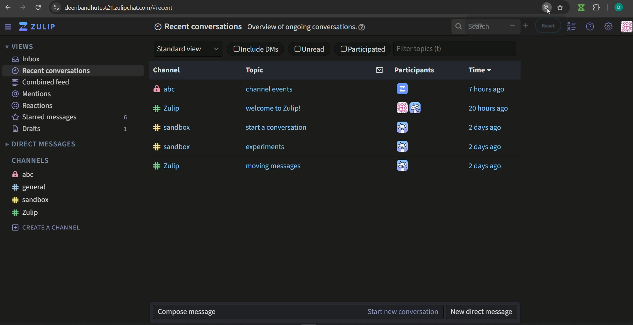  What do you see at coordinates (402, 167) in the screenshot?
I see `icon` at bounding box center [402, 167].